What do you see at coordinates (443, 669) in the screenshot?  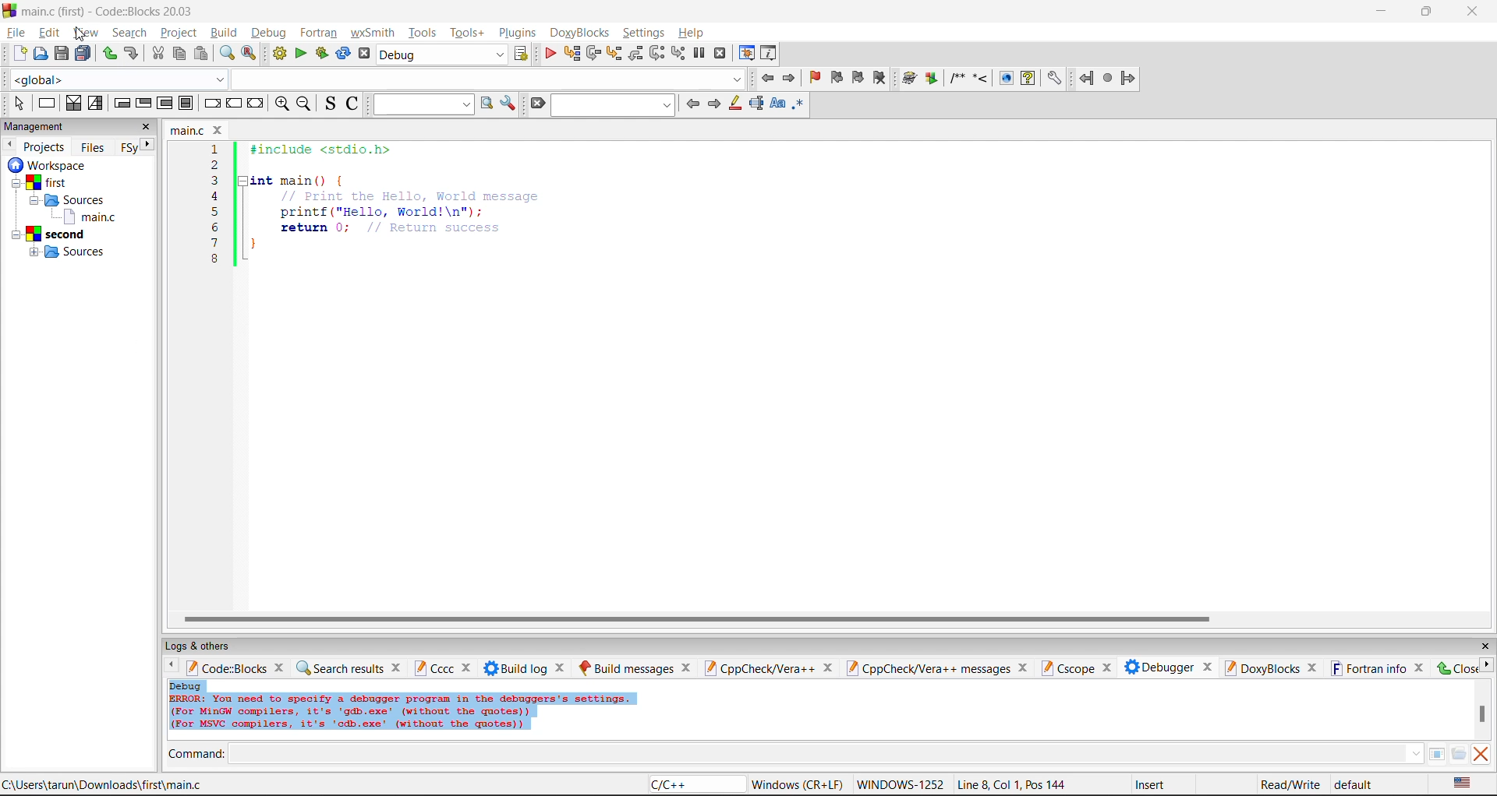 I see `cccc` at bounding box center [443, 669].